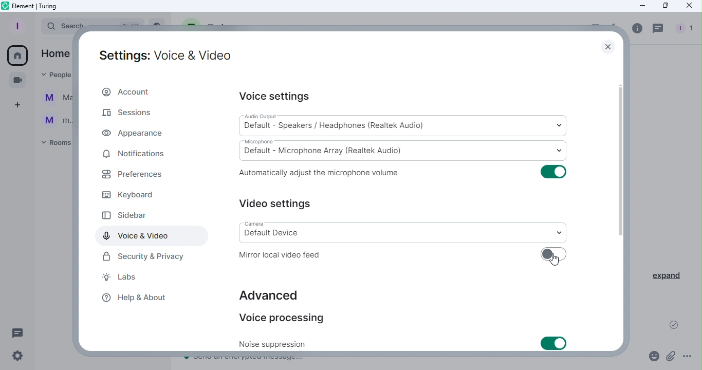  What do you see at coordinates (282, 254) in the screenshot?
I see `Mirror local video feed` at bounding box center [282, 254].